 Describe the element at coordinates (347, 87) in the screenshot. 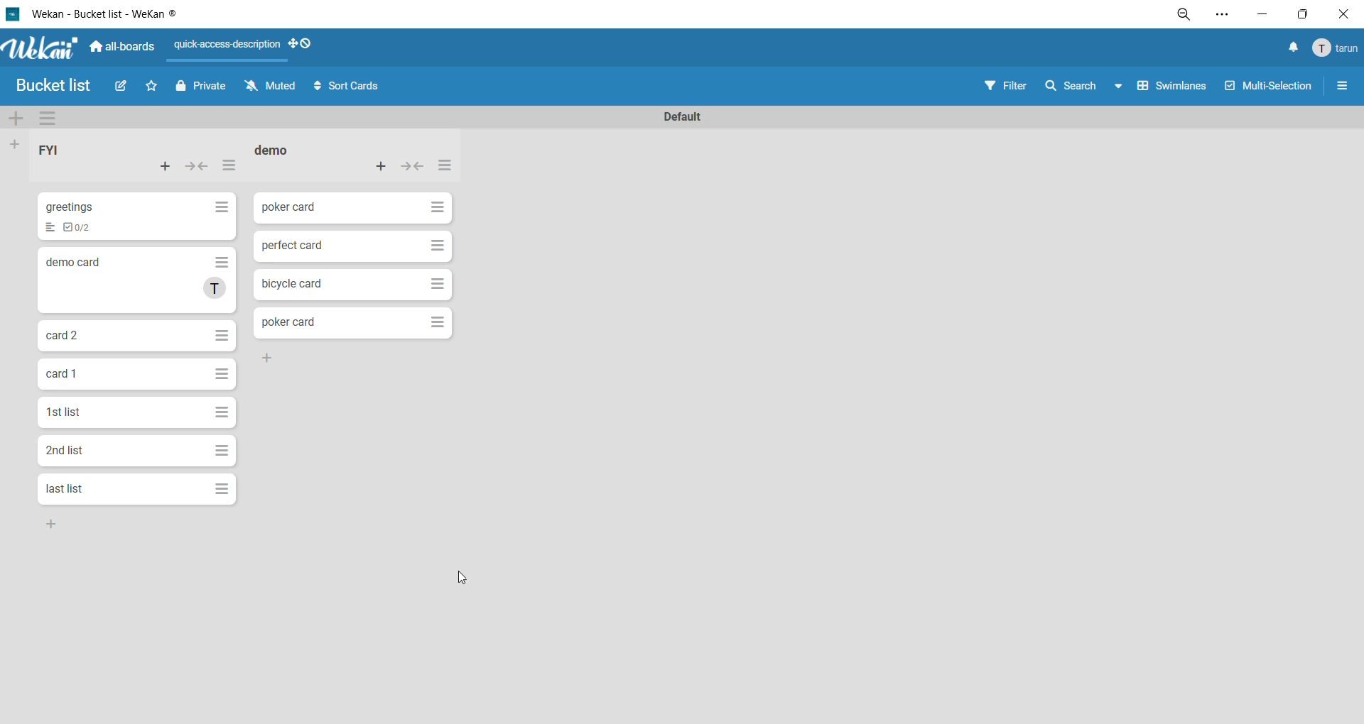

I see `sort cards` at that location.